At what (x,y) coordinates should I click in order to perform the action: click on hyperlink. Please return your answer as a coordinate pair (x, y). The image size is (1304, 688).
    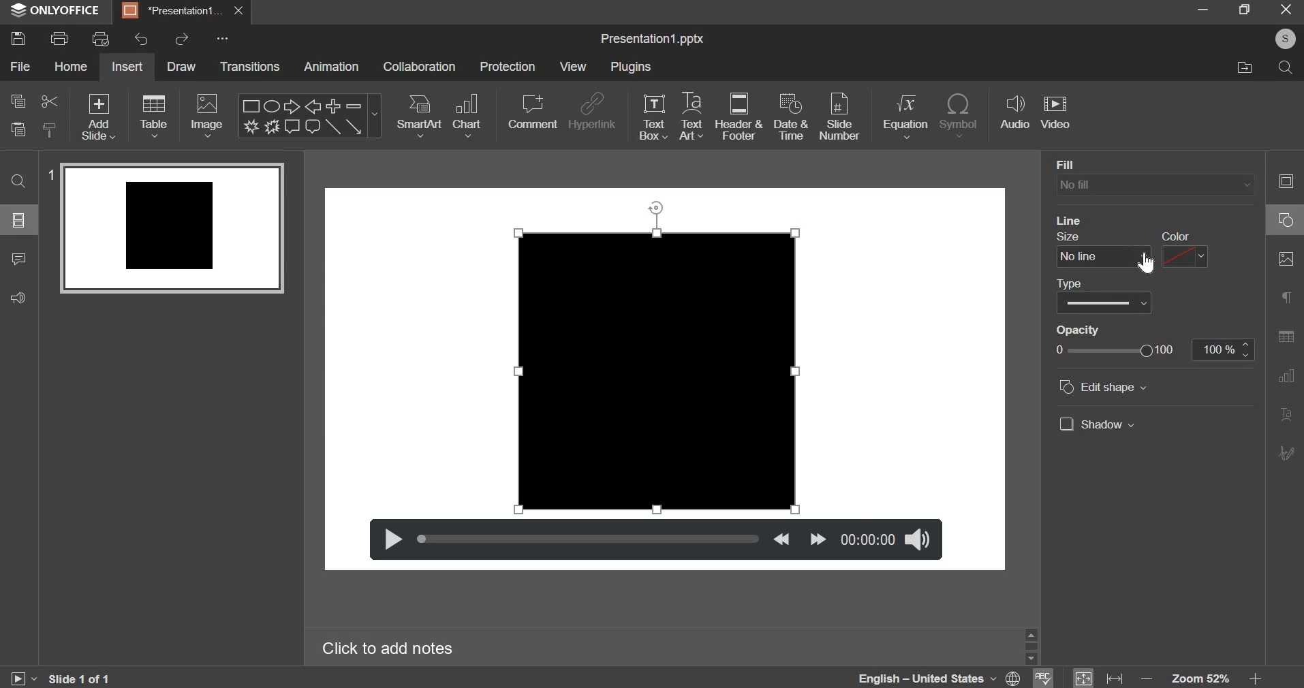
    Looking at the image, I should click on (591, 112).